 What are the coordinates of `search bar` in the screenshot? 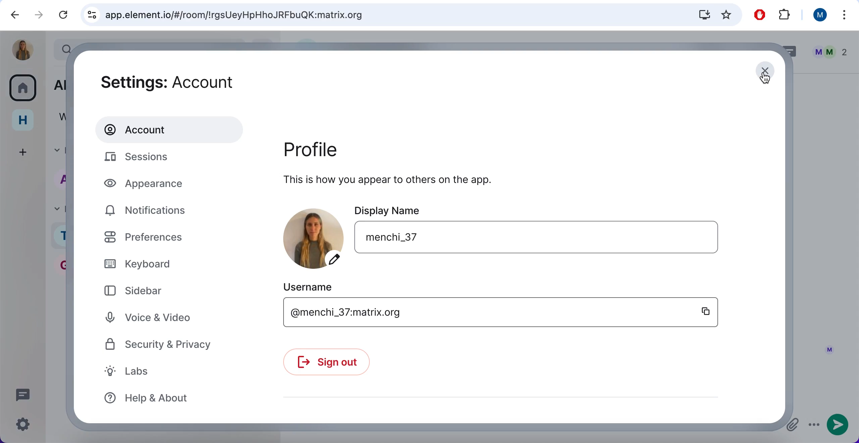 It's located at (409, 14).